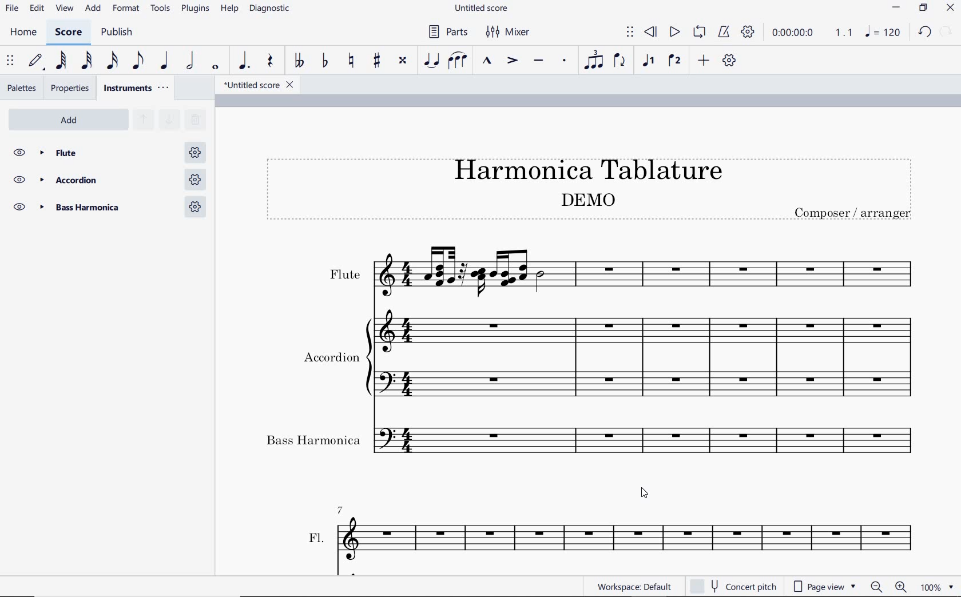 This screenshot has height=597, width=961. I want to click on playback settings, so click(747, 33).